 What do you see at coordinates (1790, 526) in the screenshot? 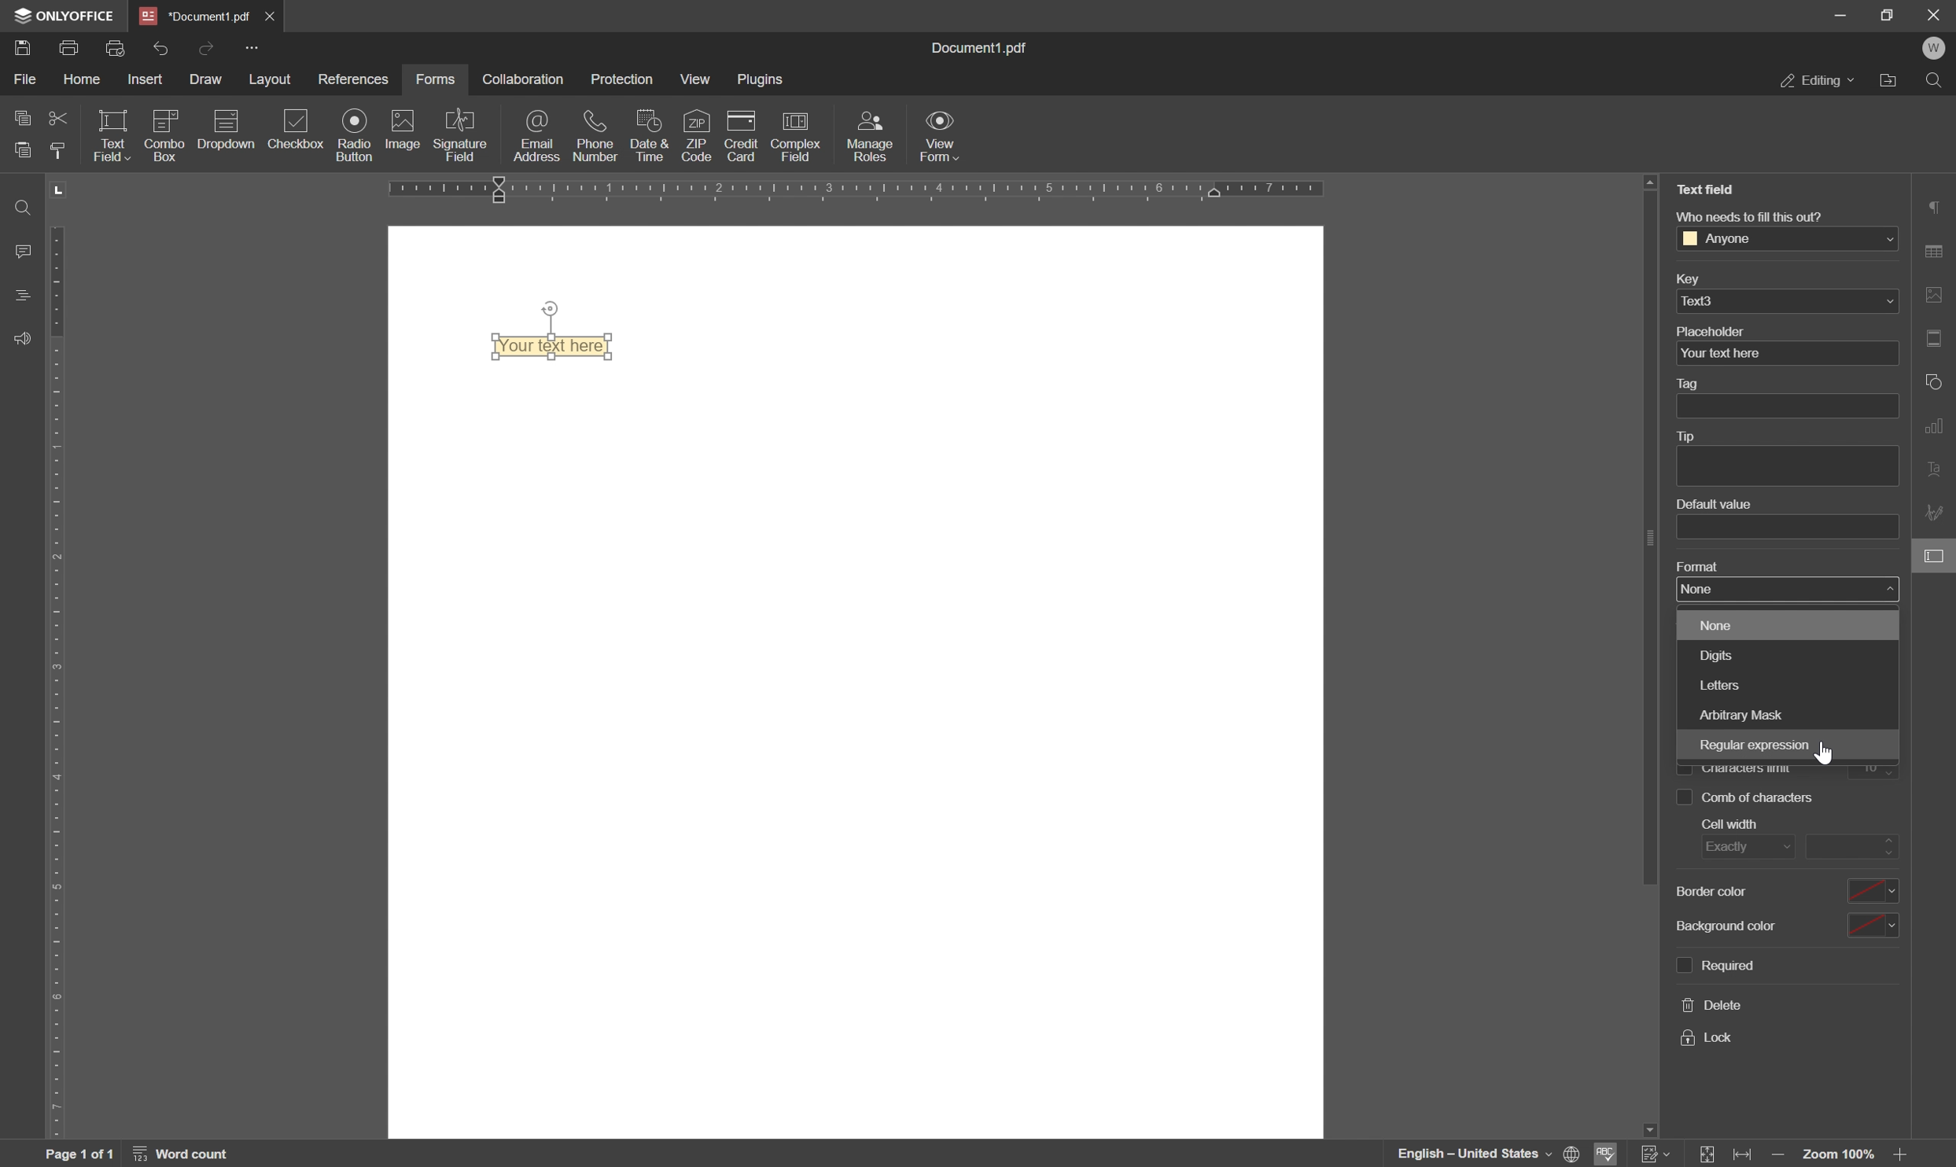
I see `default value textbox` at bounding box center [1790, 526].